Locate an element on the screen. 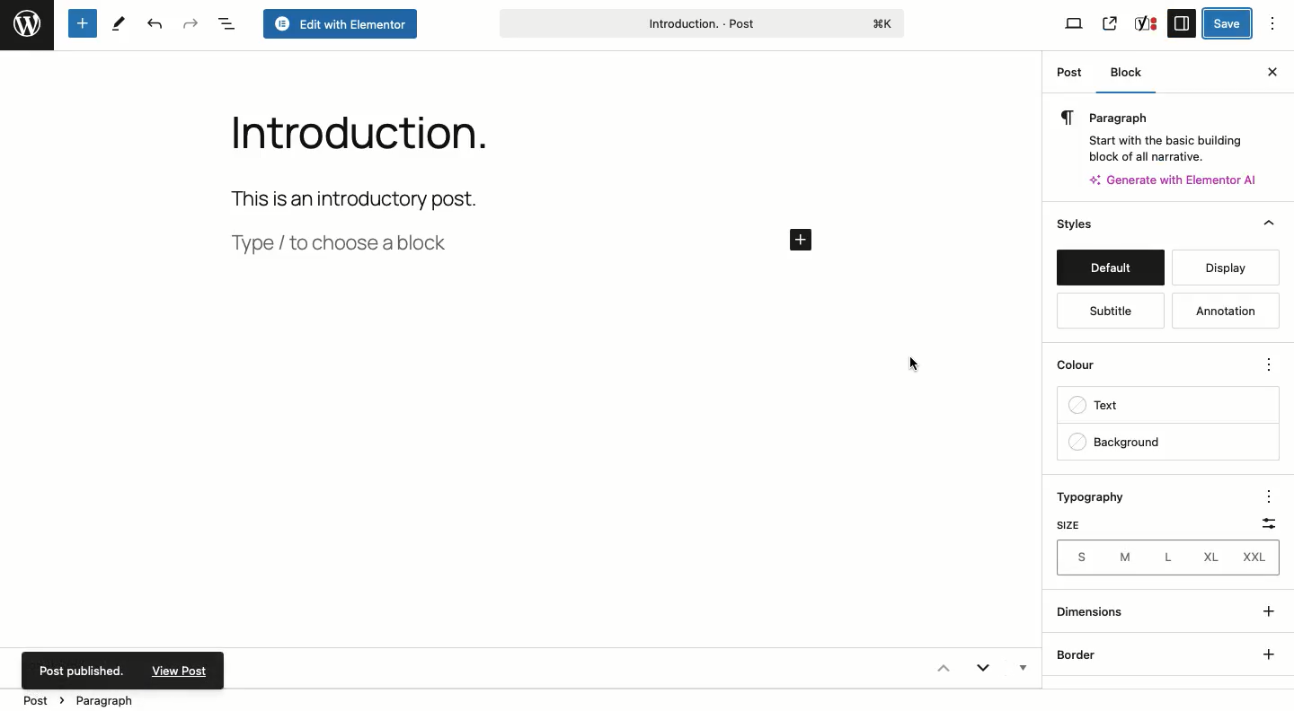  Add new post is located at coordinates (803, 239).